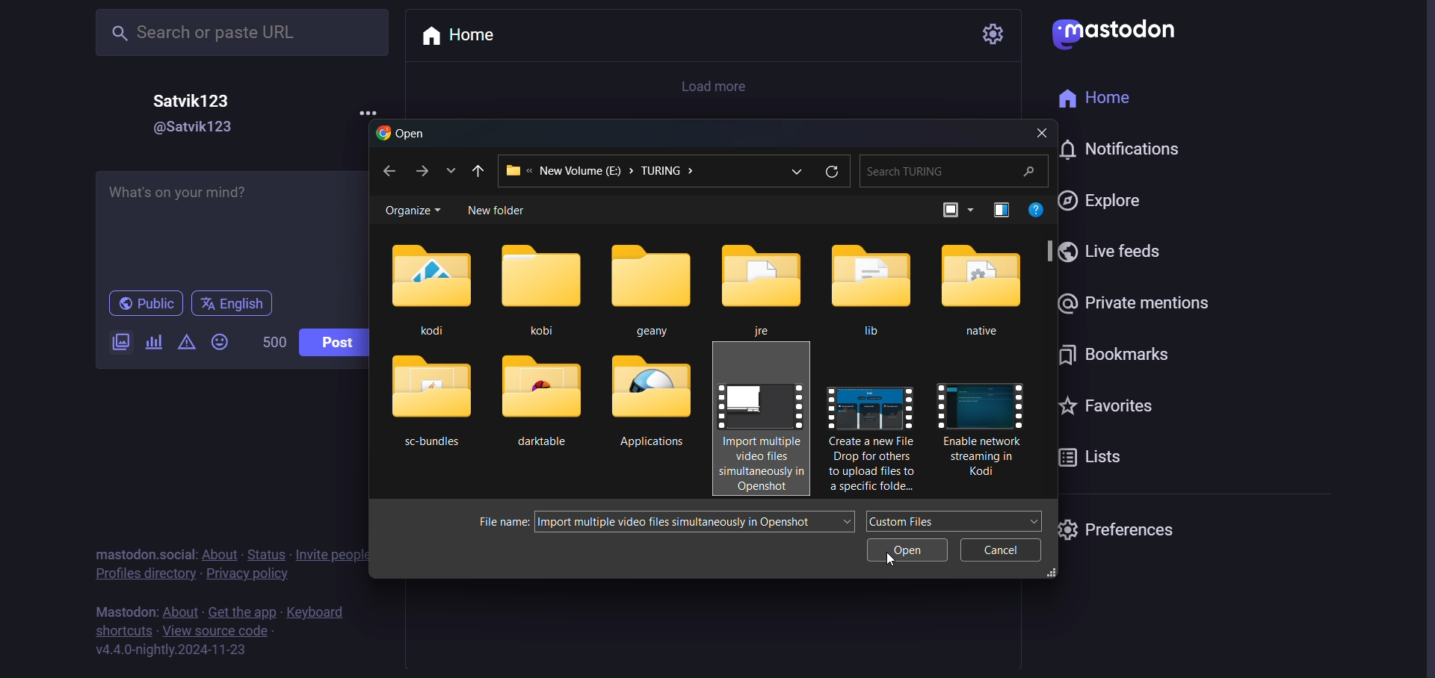 This screenshot has width=1435, height=678. What do you see at coordinates (145, 304) in the screenshot?
I see `public` at bounding box center [145, 304].